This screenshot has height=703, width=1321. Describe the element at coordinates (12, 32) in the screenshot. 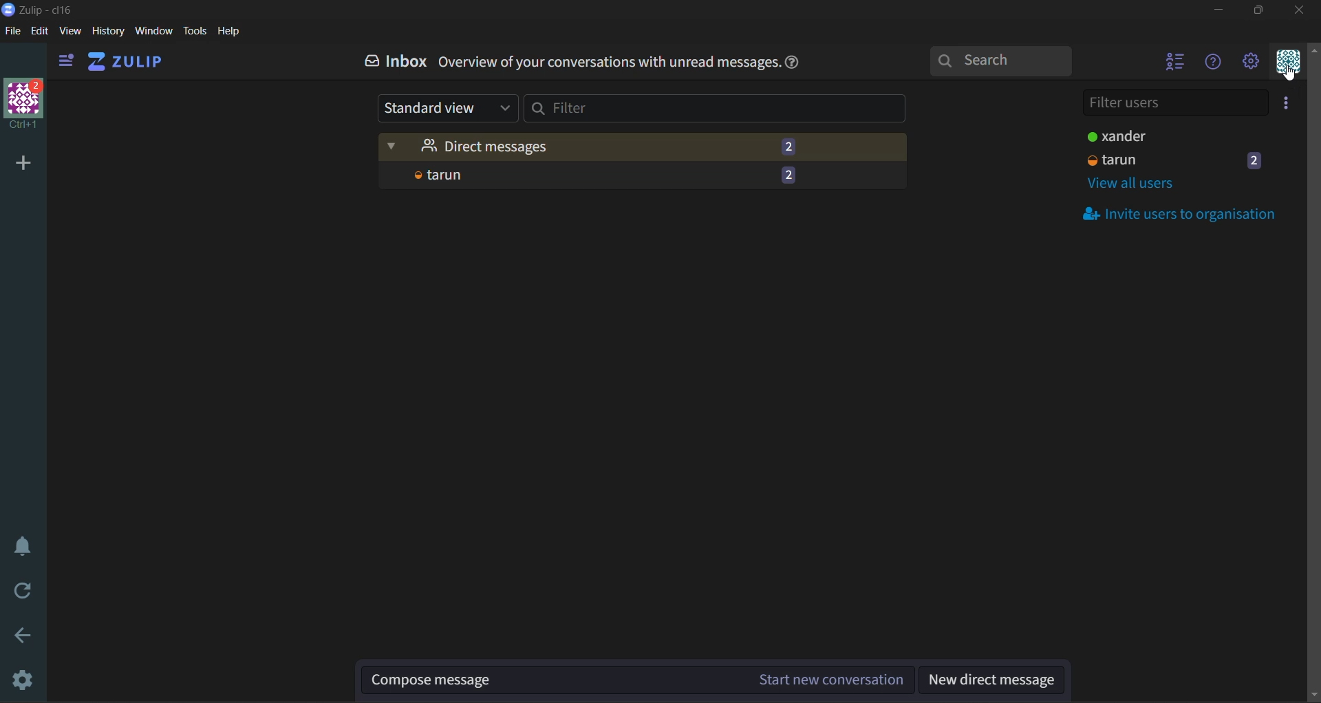

I see `file` at that location.